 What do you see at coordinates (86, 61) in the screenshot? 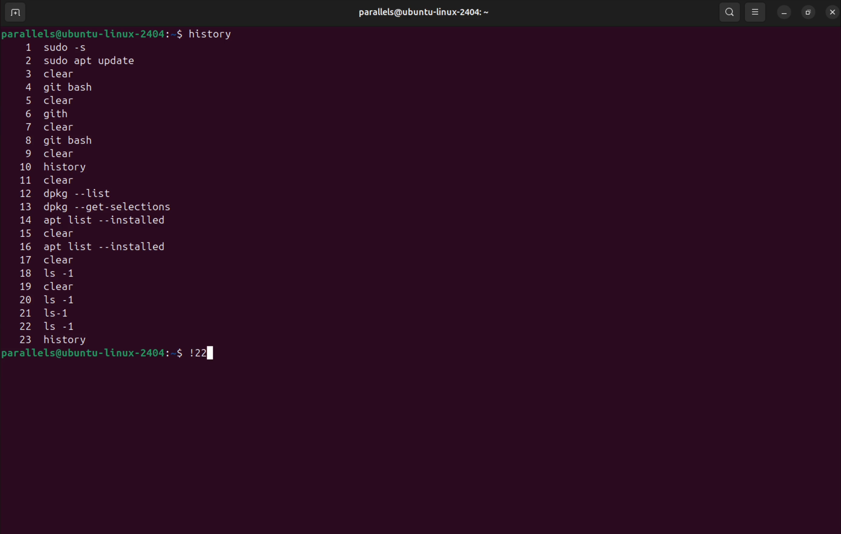
I see `2 sudo apt update` at bounding box center [86, 61].